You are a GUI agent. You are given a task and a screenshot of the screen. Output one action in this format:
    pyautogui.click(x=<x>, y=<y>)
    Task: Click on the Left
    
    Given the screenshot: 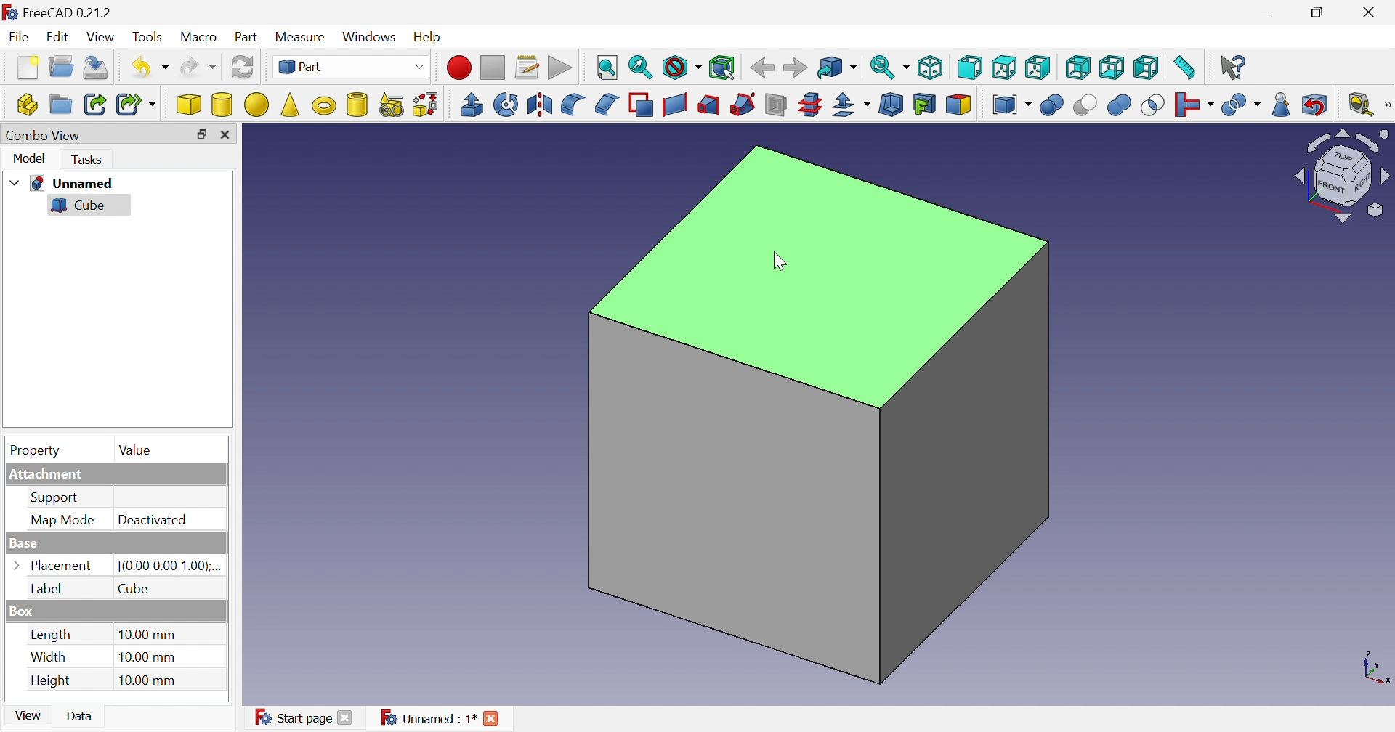 What is the action you would take?
    pyautogui.click(x=1147, y=68)
    